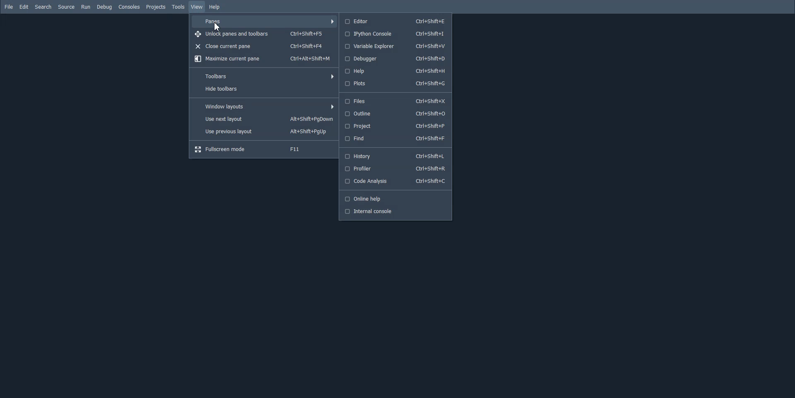 The image size is (795, 398). I want to click on Internal console, so click(394, 212).